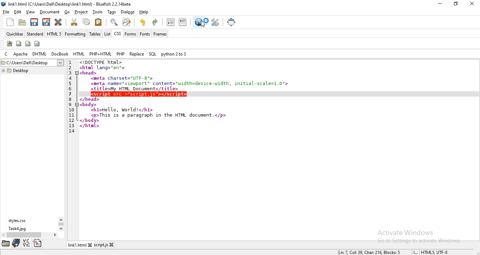 Image resolution: width=480 pixels, height=255 pixels. I want to click on file manager, so click(6, 243).